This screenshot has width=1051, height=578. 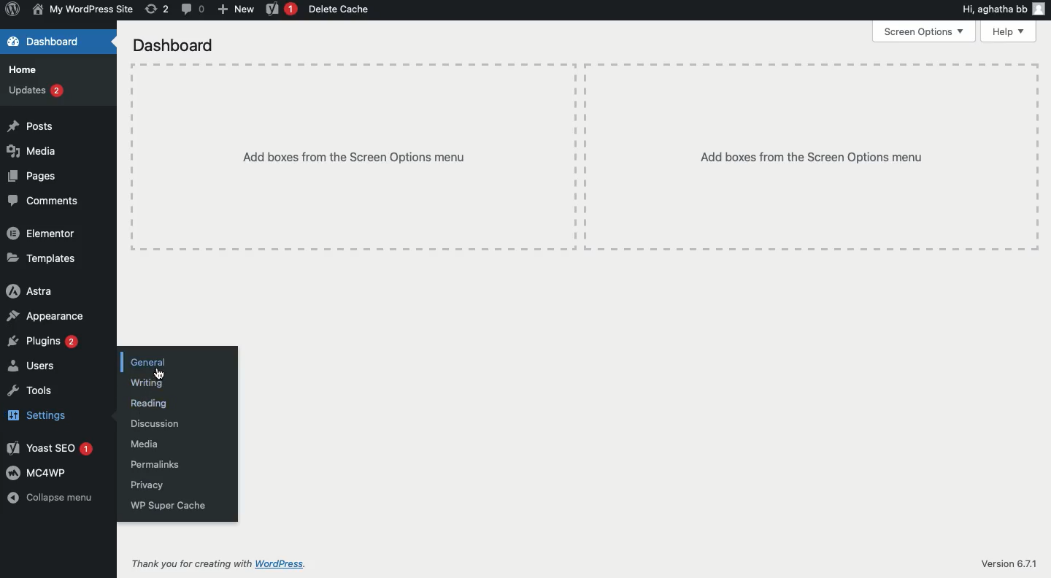 I want to click on Writing, so click(x=149, y=385).